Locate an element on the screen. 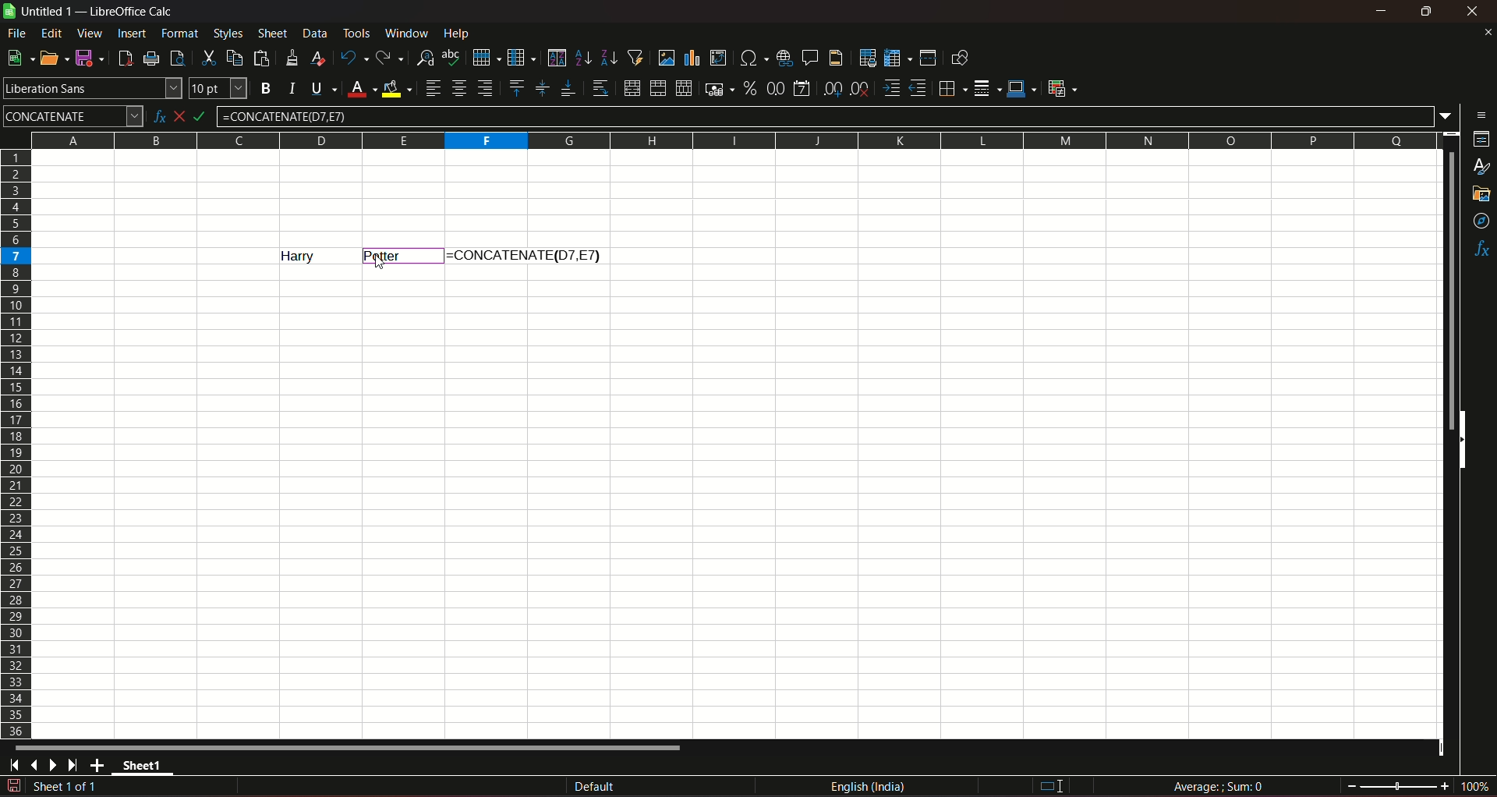  text is located at coordinates (483, 253).